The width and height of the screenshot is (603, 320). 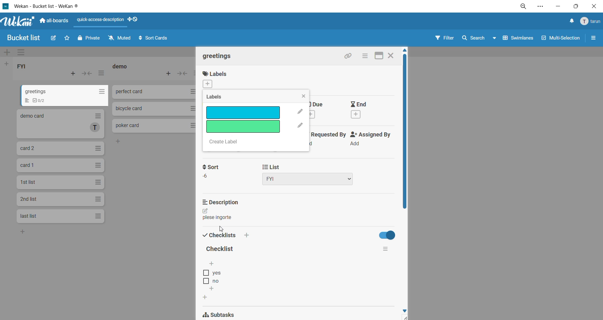 I want to click on all boards, so click(x=54, y=22).